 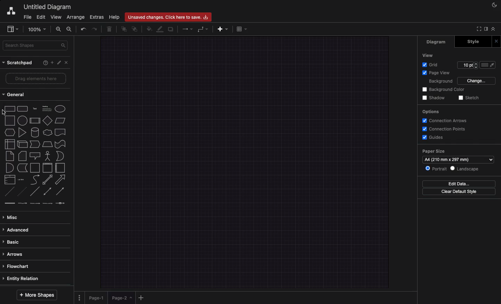 What do you see at coordinates (485, 28) in the screenshot?
I see `Sidebar` at bounding box center [485, 28].